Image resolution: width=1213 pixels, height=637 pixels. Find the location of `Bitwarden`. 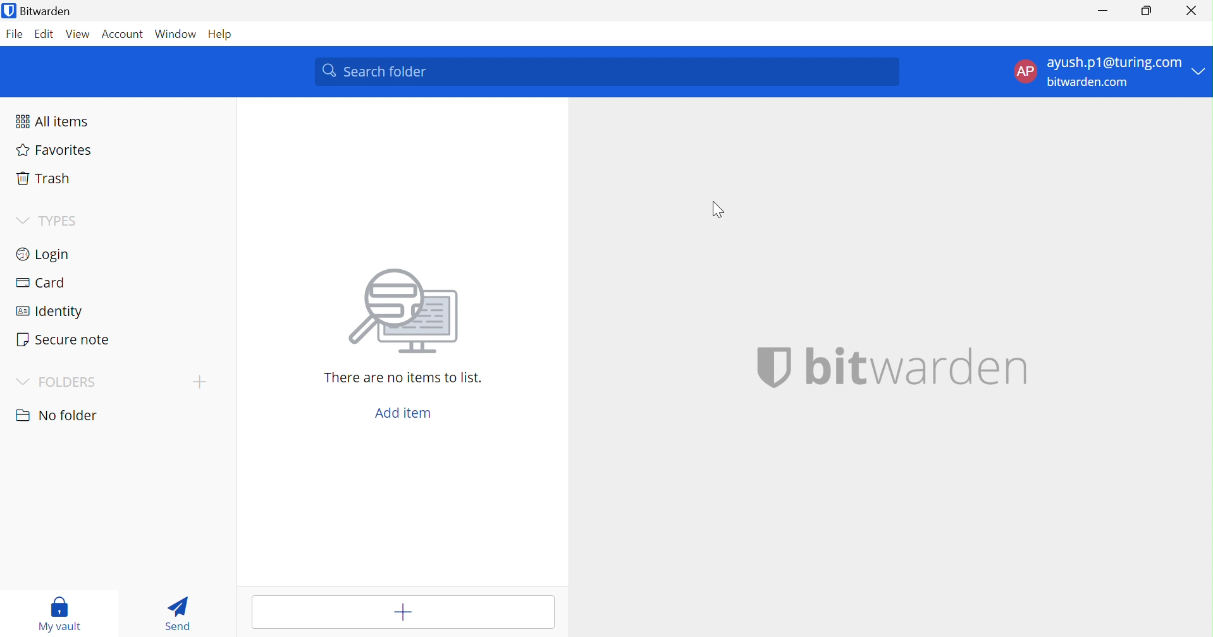

Bitwarden is located at coordinates (39, 10).